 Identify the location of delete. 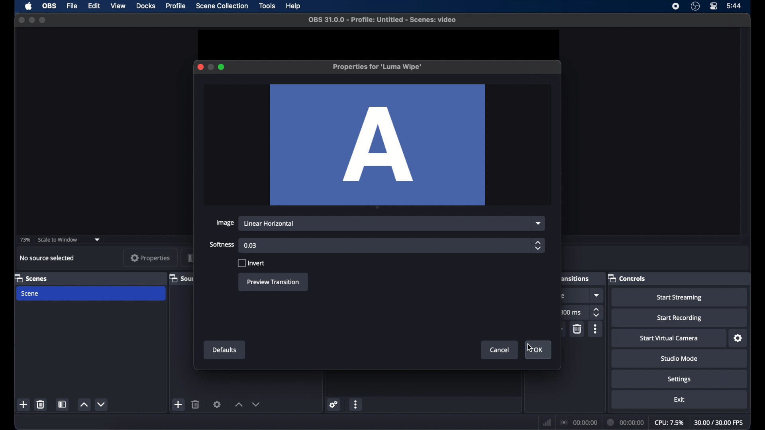
(196, 404).